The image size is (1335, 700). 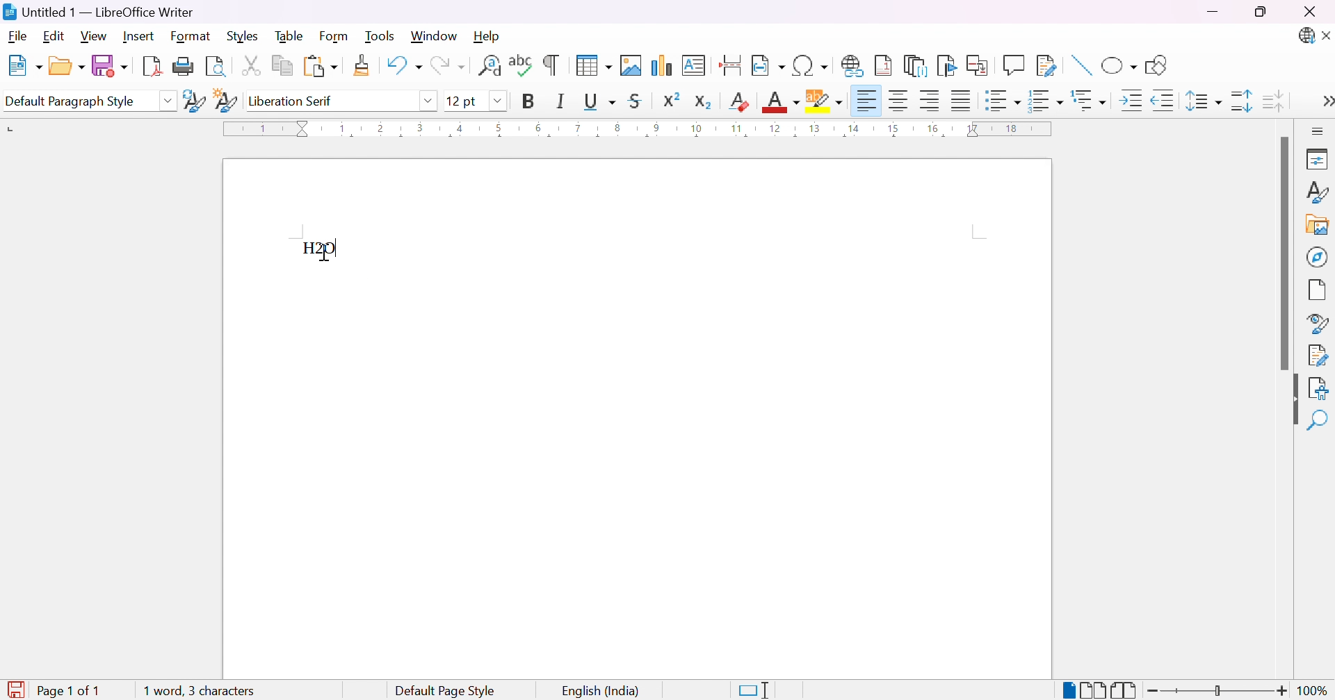 What do you see at coordinates (1272, 99) in the screenshot?
I see `Decrease paragraph spacing` at bounding box center [1272, 99].